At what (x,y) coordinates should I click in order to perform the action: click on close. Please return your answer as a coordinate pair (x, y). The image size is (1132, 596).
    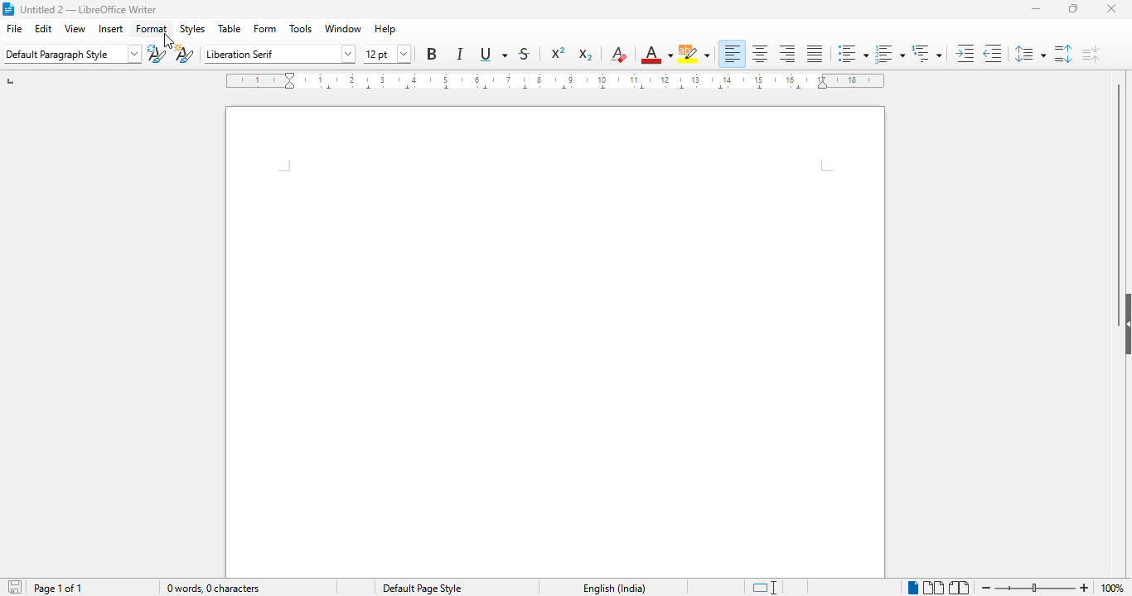
    Looking at the image, I should click on (1110, 8).